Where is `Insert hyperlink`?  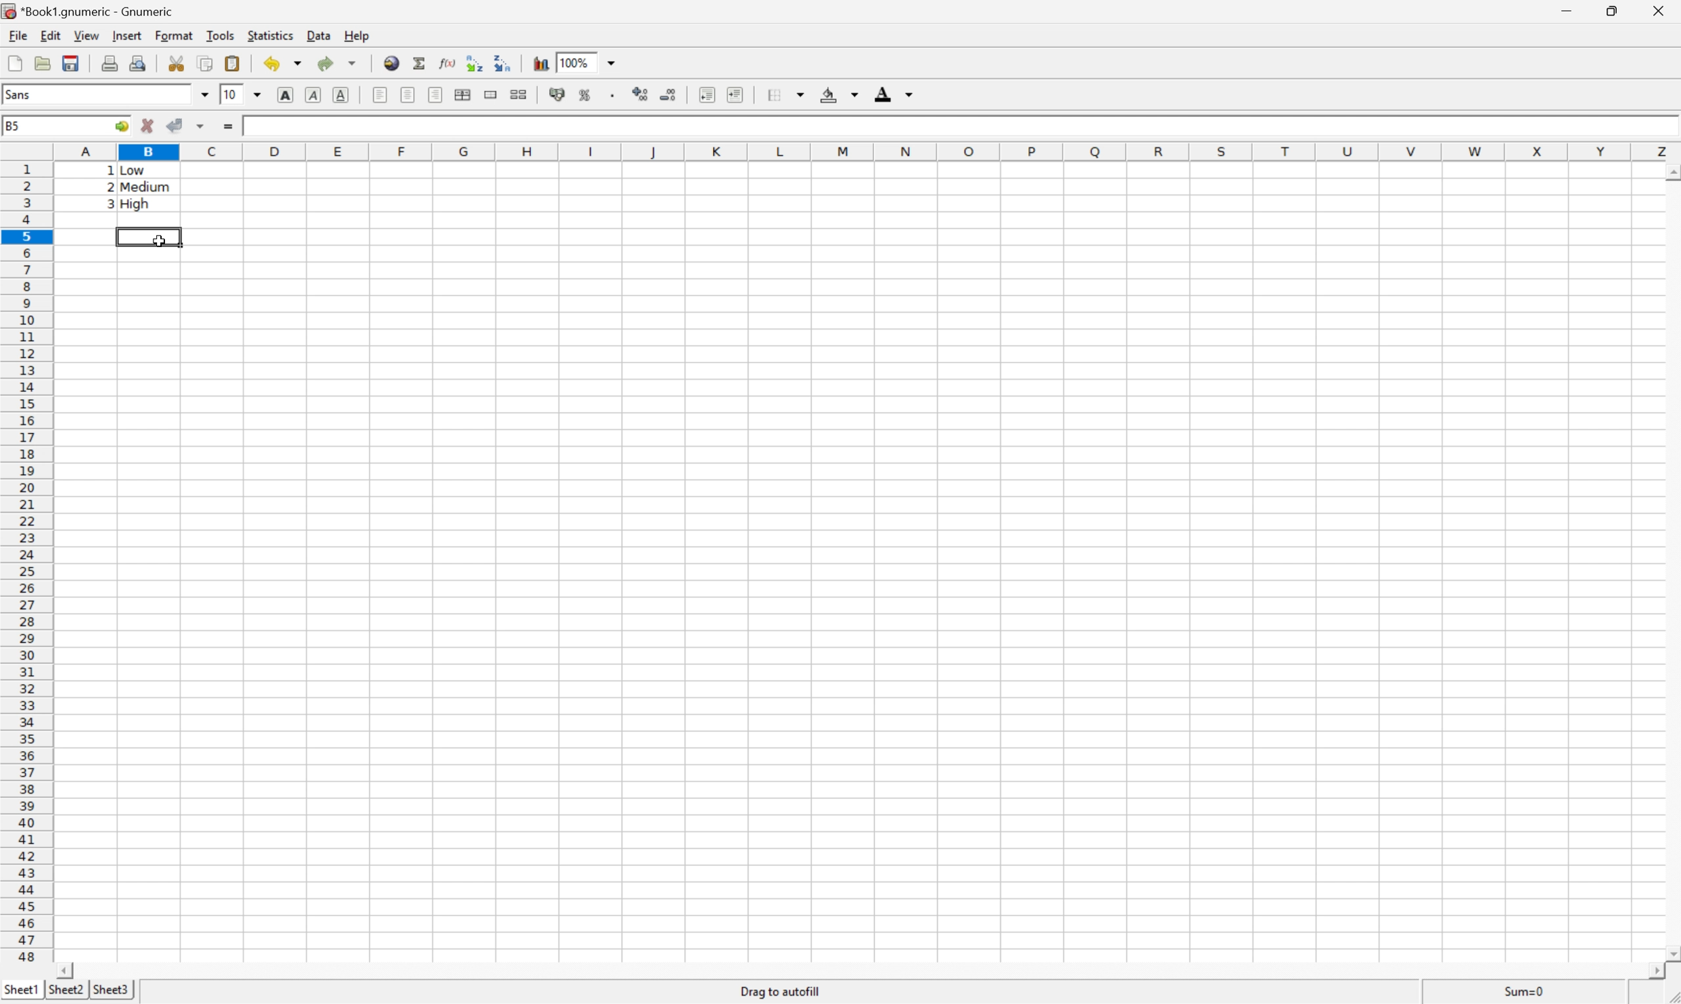
Insert hyperlink is located at coordinates (392, 62).